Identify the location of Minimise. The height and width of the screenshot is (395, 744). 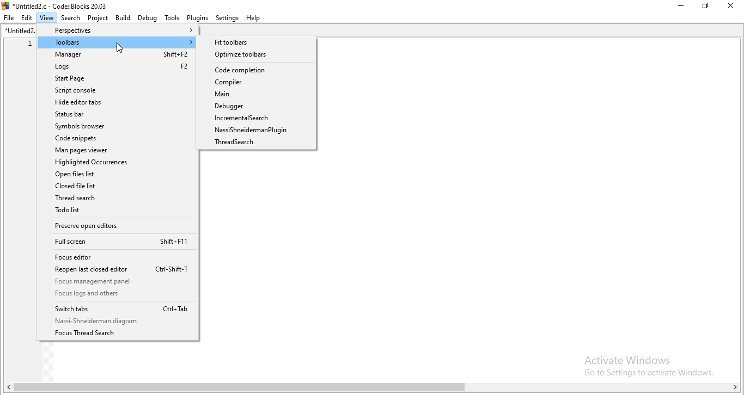
(680, 6).